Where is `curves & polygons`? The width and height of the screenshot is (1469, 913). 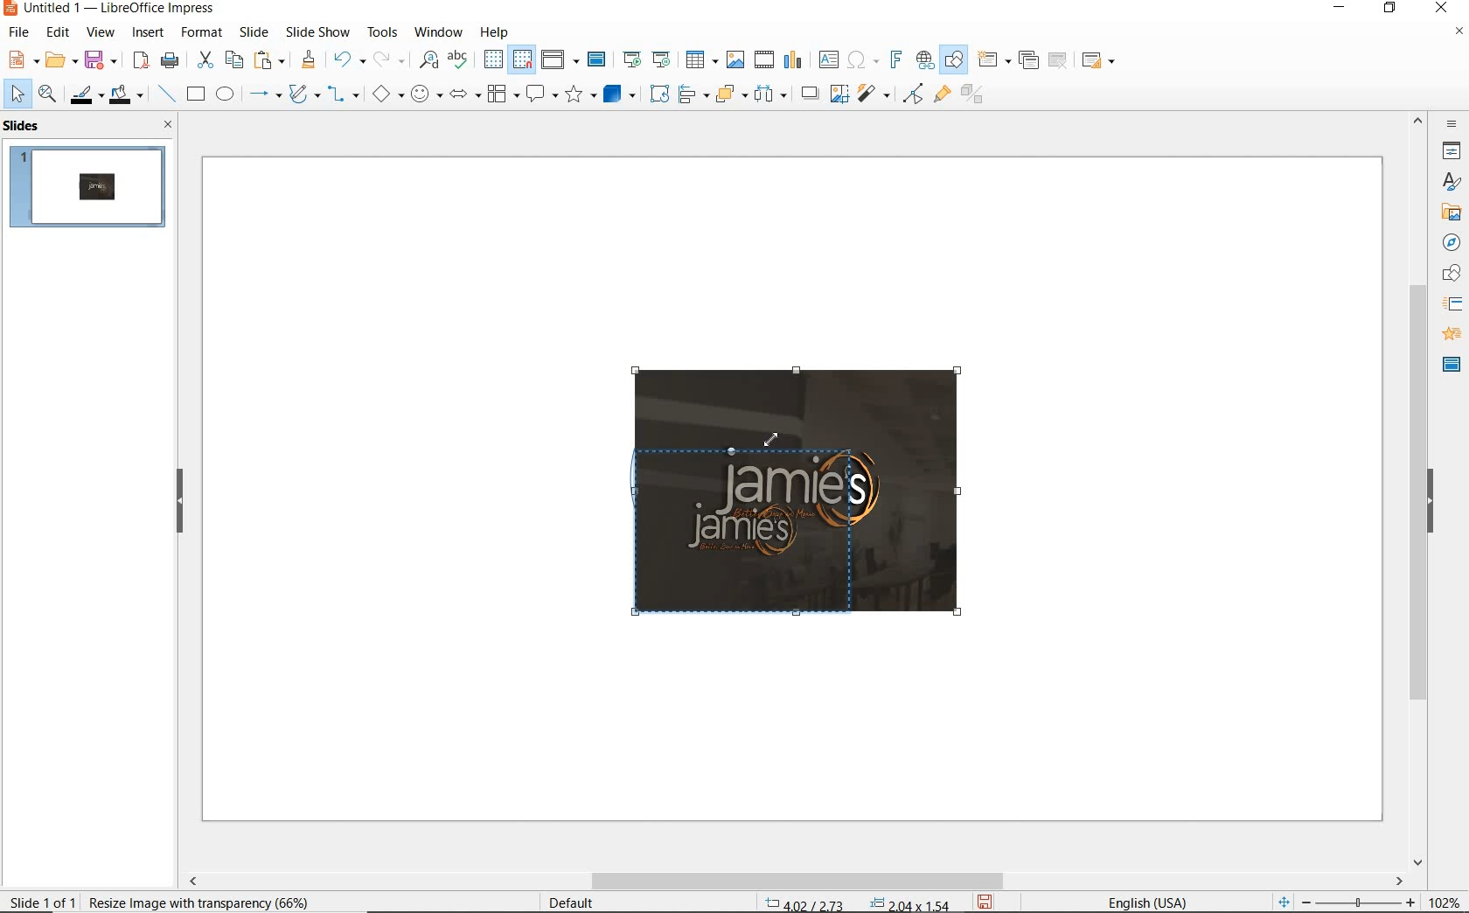 curves & polygons is located at coordinates (303, 94).